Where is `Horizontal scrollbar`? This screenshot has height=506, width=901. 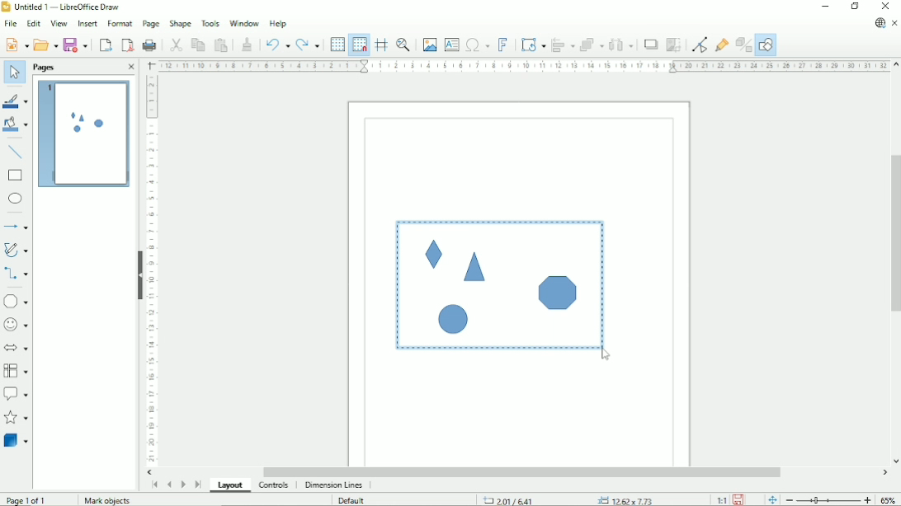
Horizontal scrollbar is located at coordinates (524, 471).